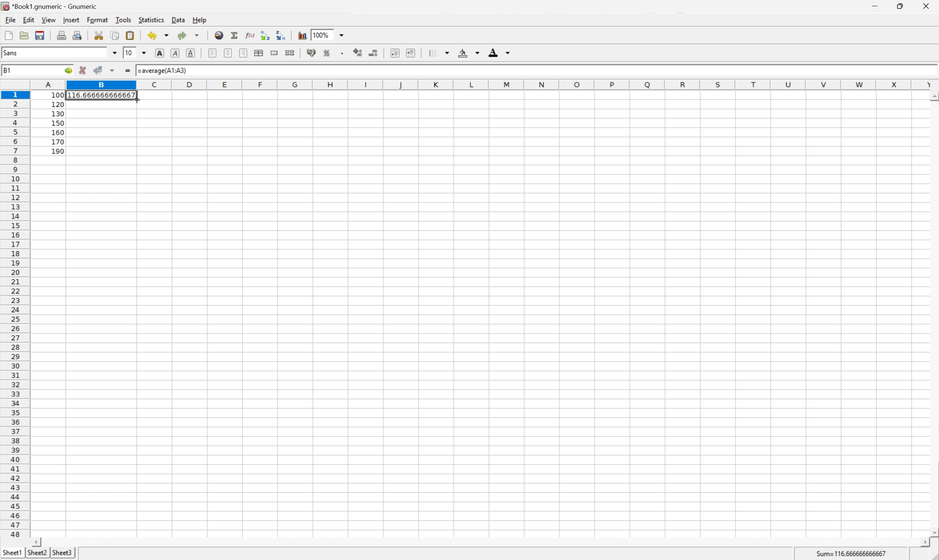 This screenshot has height=560, width=939. What do you see at coordinates (30, 20) in the screenshot?
I see `Edit` at bounding box center [30, 20].